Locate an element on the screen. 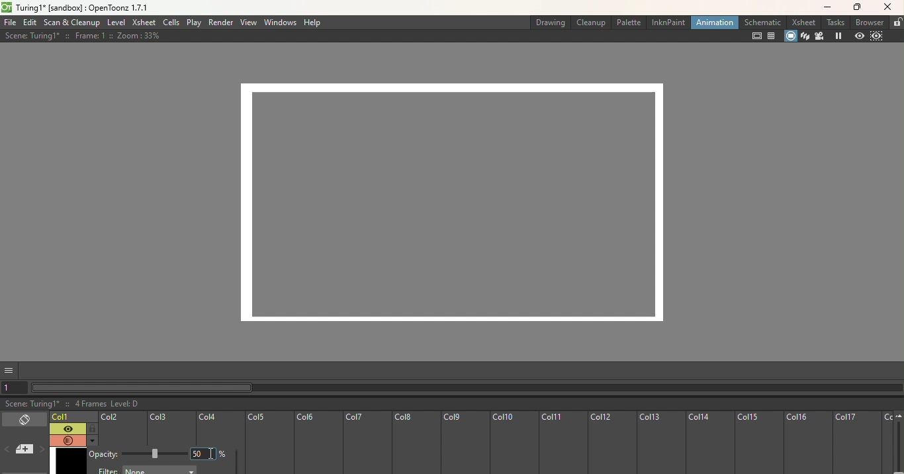 The height and width of the screenshot is (474, 904). Animation is located at coordinates (711, 23).